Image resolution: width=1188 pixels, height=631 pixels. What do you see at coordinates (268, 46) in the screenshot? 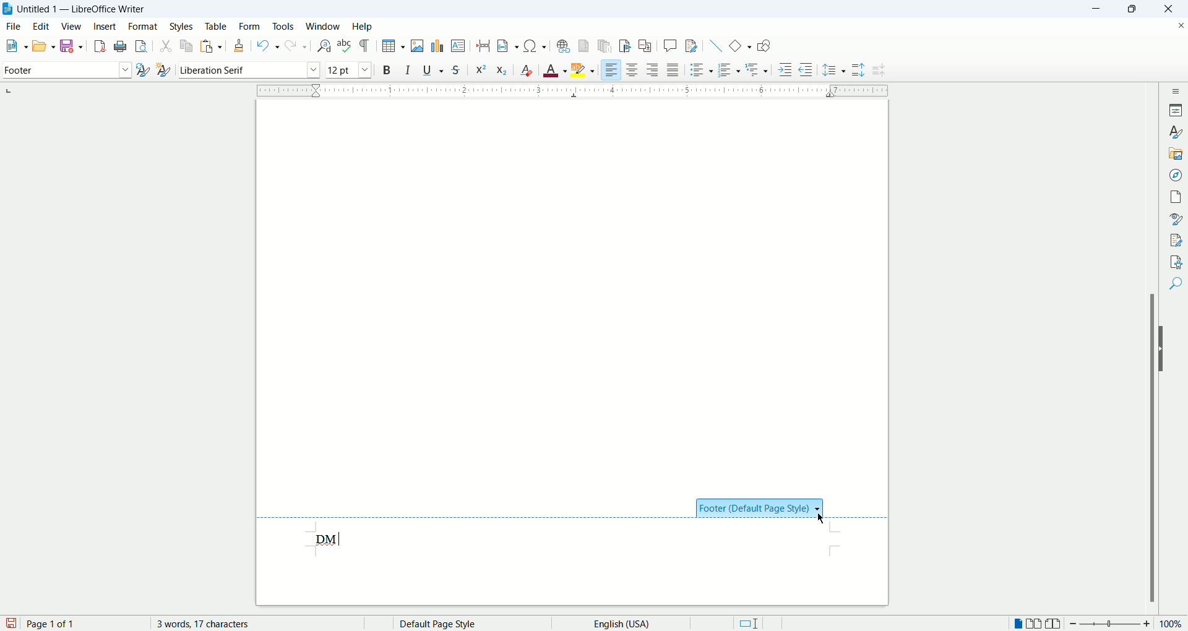
I see `undo` at bounding box center [268, 46].